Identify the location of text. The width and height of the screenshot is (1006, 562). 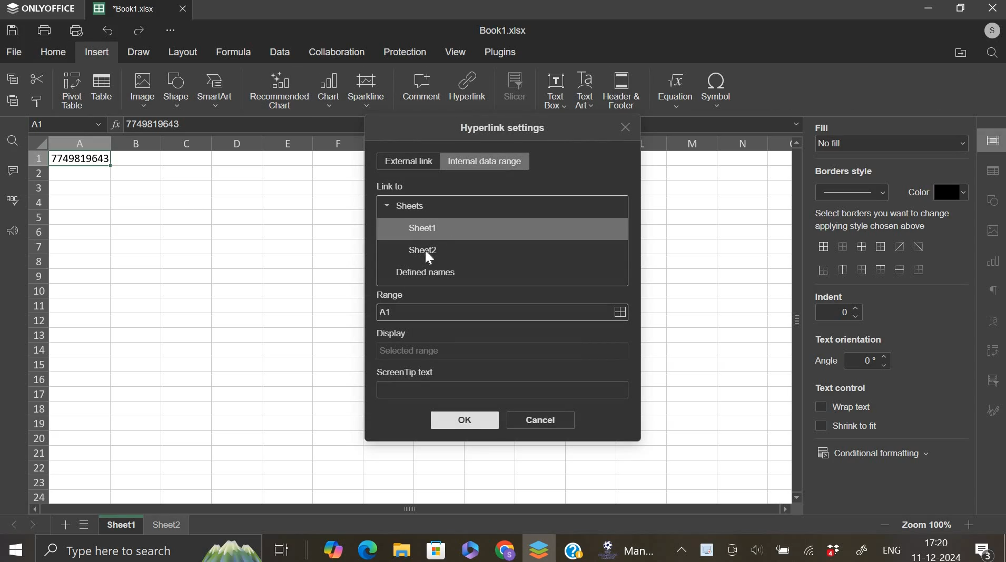
(830, 296).